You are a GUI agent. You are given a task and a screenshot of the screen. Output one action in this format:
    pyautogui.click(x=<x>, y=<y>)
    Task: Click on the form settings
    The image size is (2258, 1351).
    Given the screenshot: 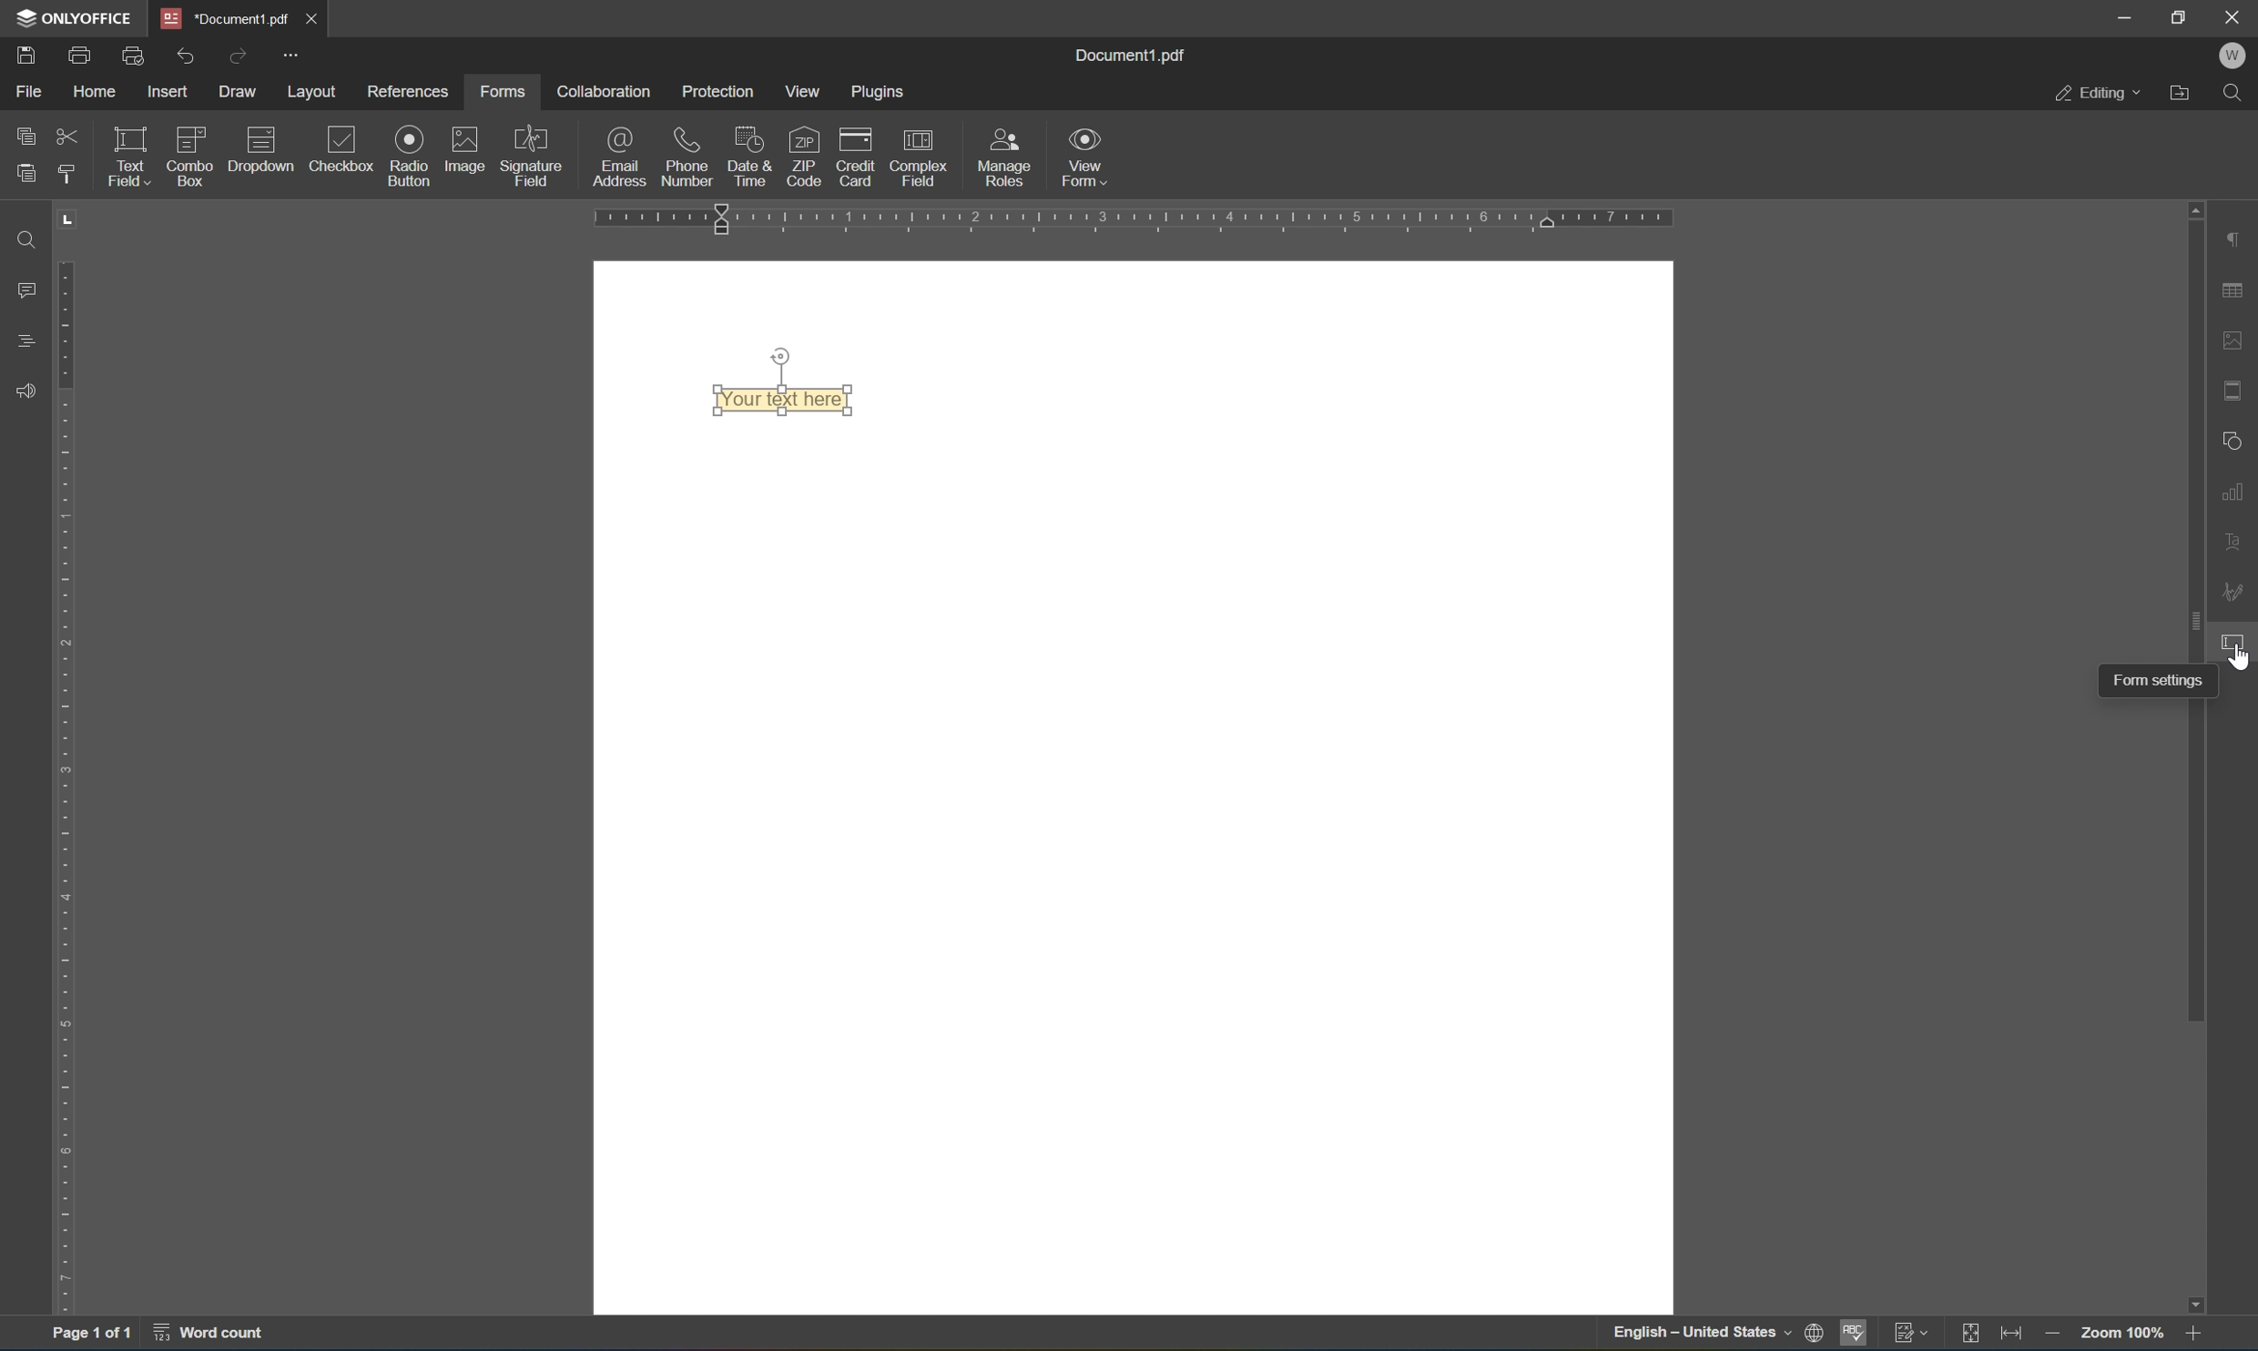 What is the action you would take?
    pyautogui.click(x=2233, y=641)
    